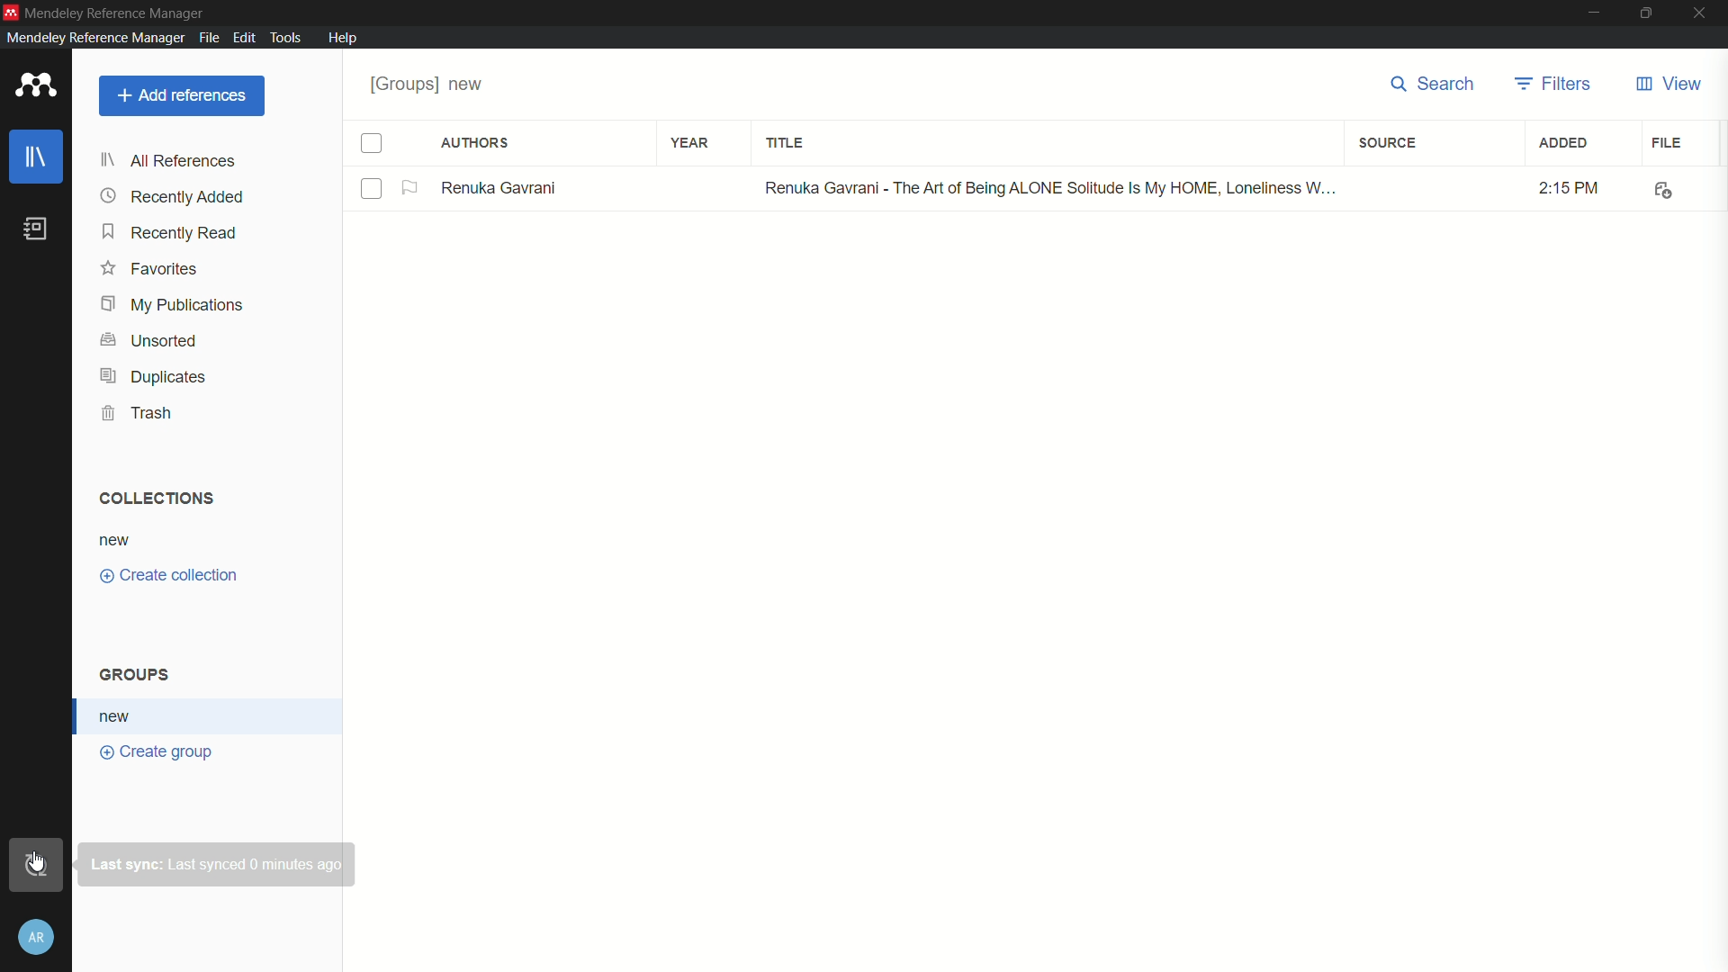  What do you see at coordinates (37, 229) in the screenshot?
I see `book` at bounding box center [37, 229].